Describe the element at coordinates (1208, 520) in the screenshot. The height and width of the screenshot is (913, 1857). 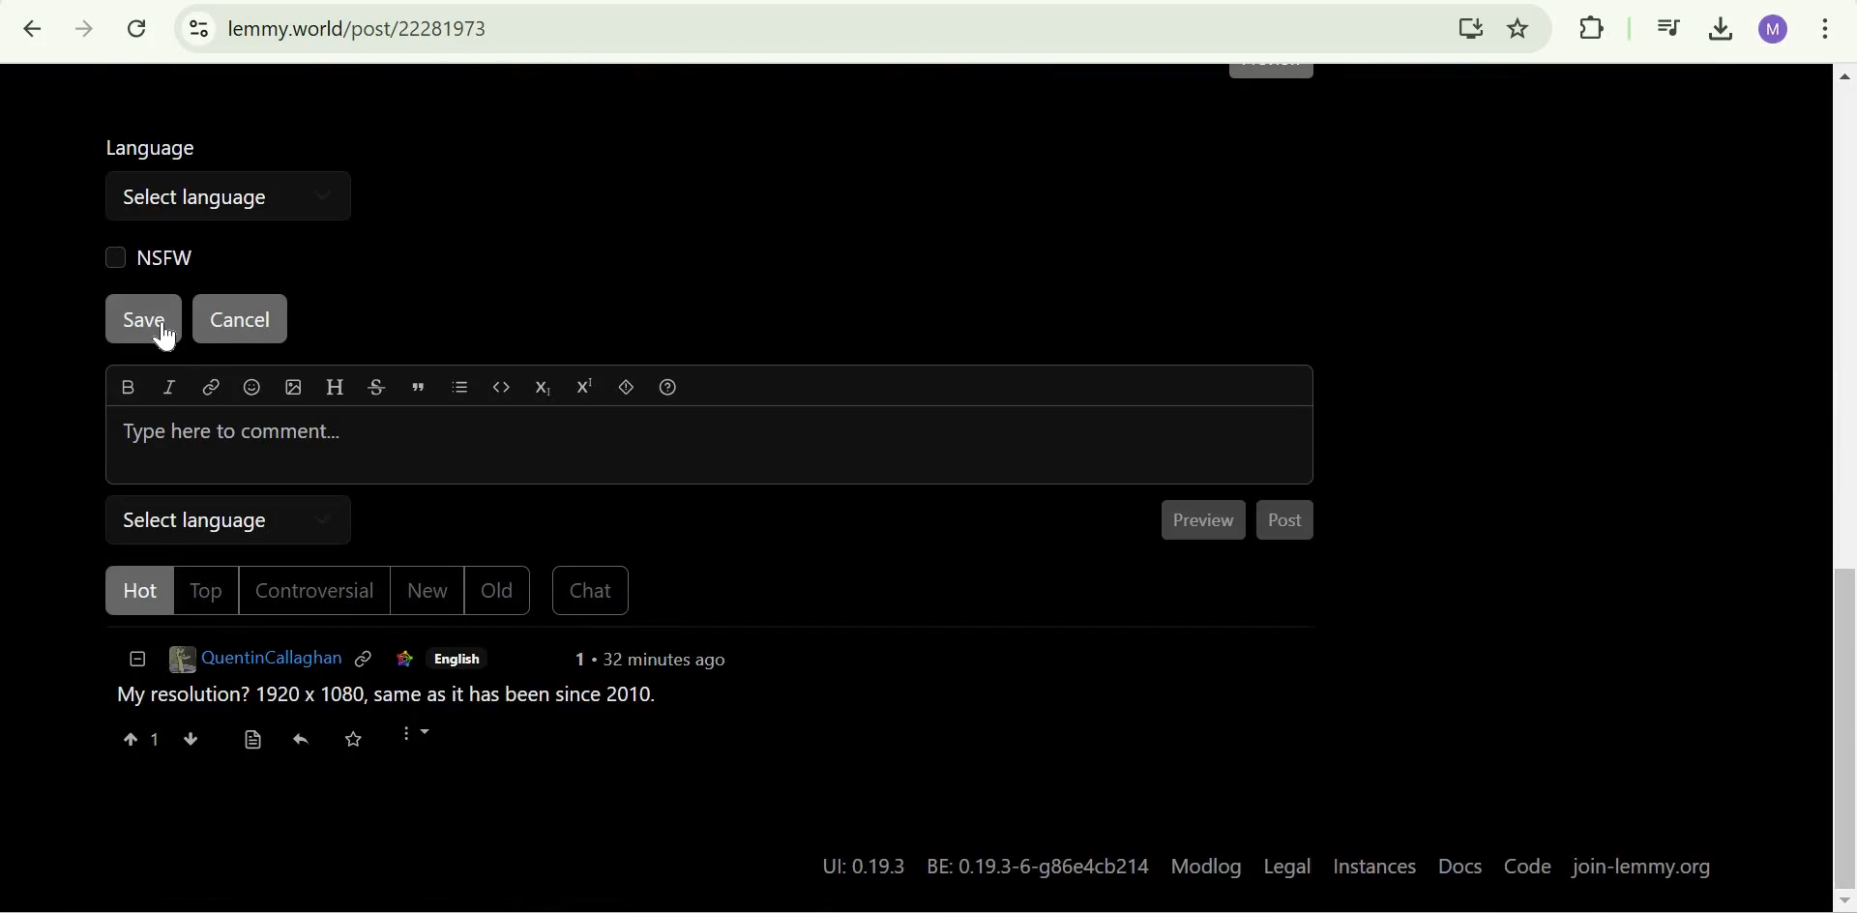
I see `Preview` at that location.